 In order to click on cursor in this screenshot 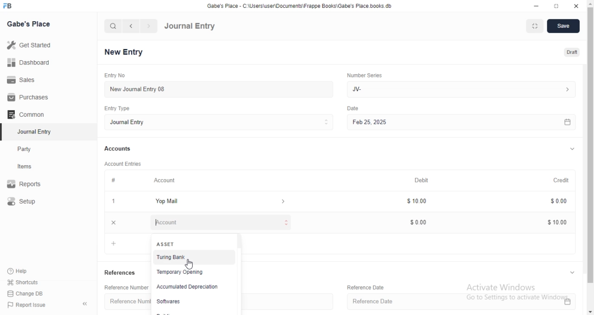, I will do `click(190, 264)`.